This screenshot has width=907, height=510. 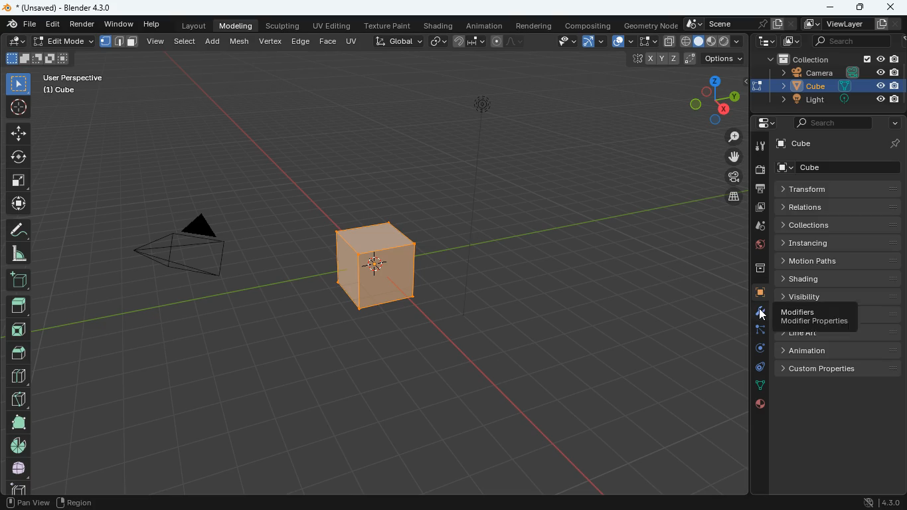 What do you see at coordinates (842, 278) in the screenshot?
I see `shading` at bounding box center [842, 278].